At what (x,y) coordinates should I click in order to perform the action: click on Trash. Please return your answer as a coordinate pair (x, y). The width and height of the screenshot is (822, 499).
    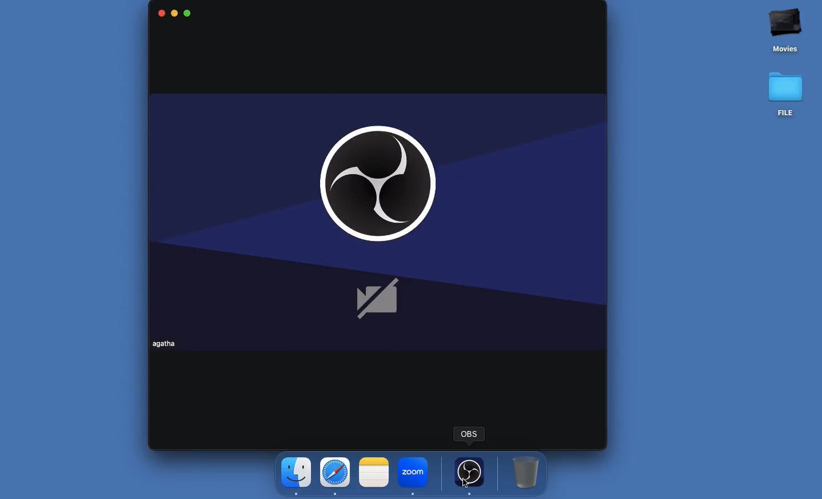
    Looking at the image, I should click on (525, 471).